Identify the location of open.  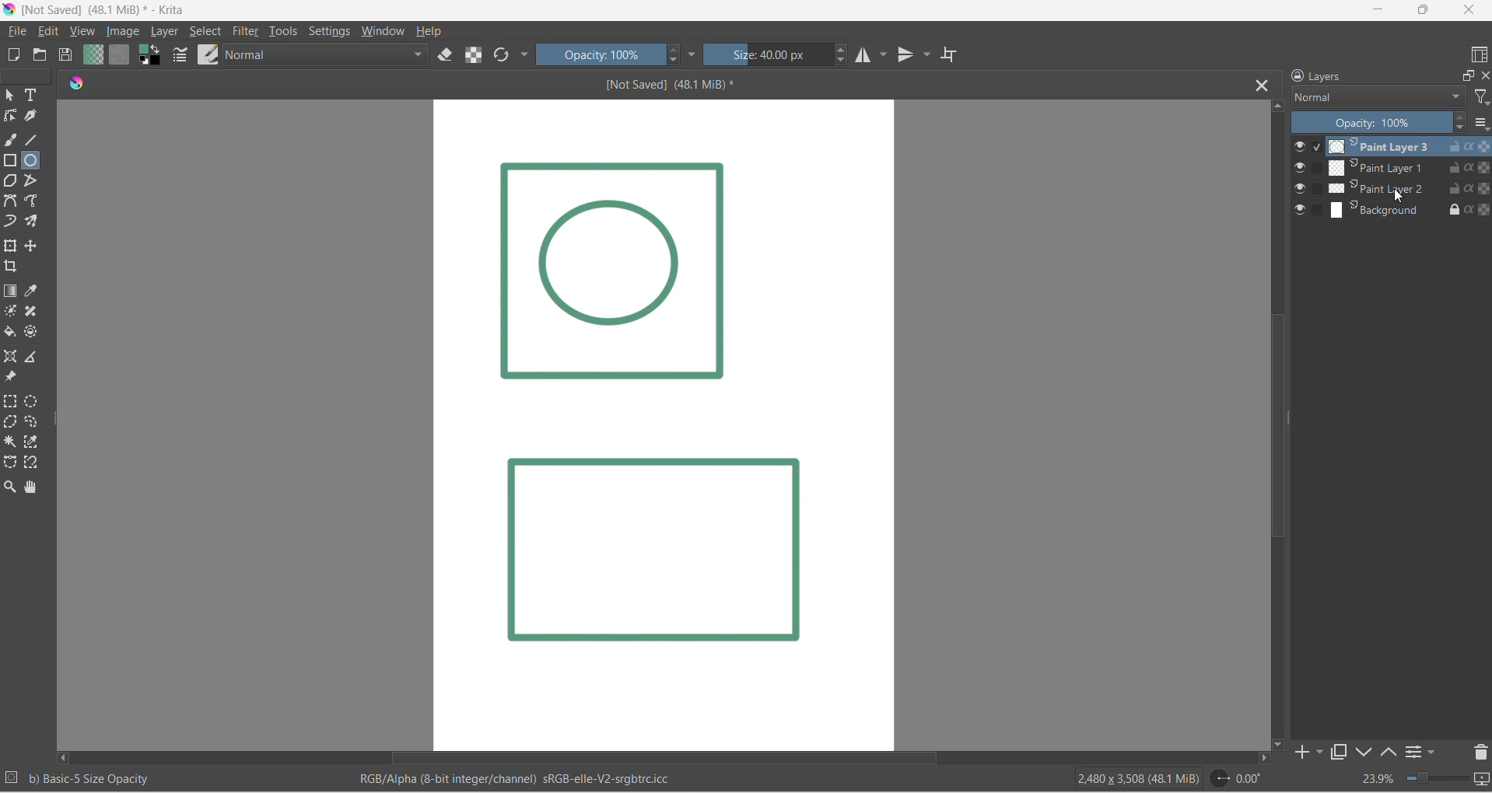
(40, 55).